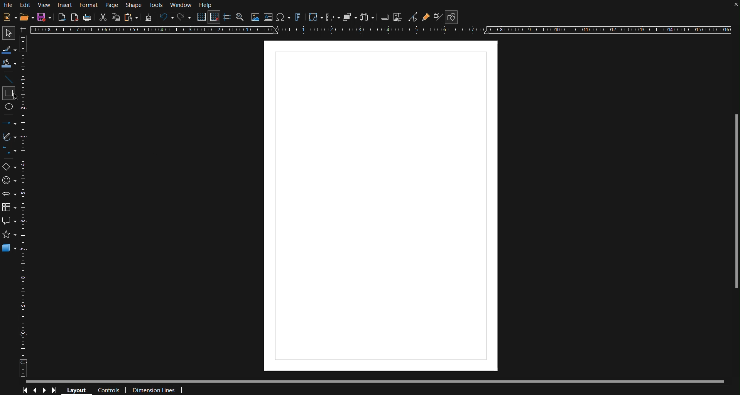 The width and height of the screenshot is (740, 395). I want to click on Canvas, so click(382, 206).